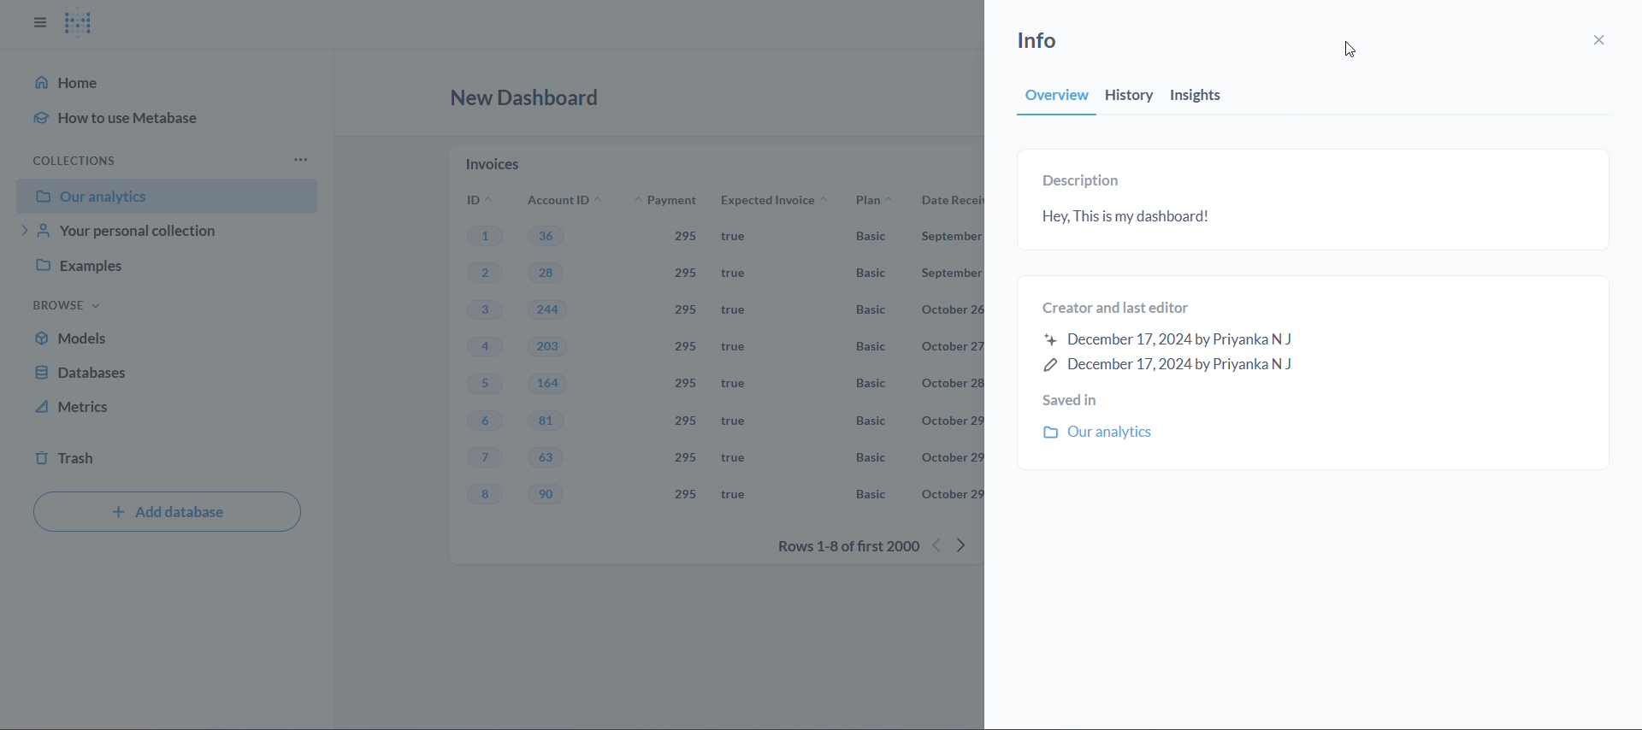  What do you see at coordinates (1188, 337) in the screenshot?
I see `created and last editor information` at bounding box center [1188, 337].